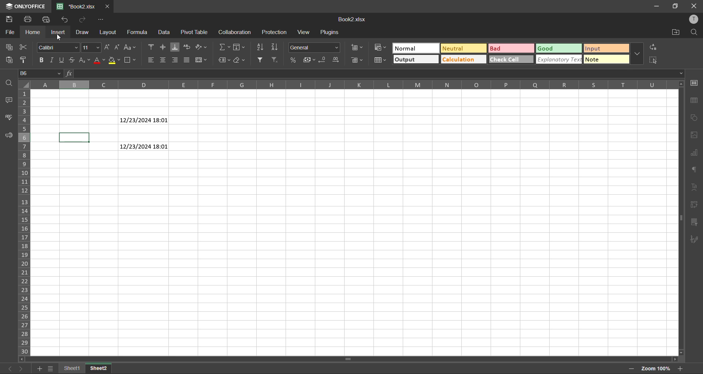 The height and width of the screenshot is (374, 703). I want to click on sheet 2, so click(98, 368).